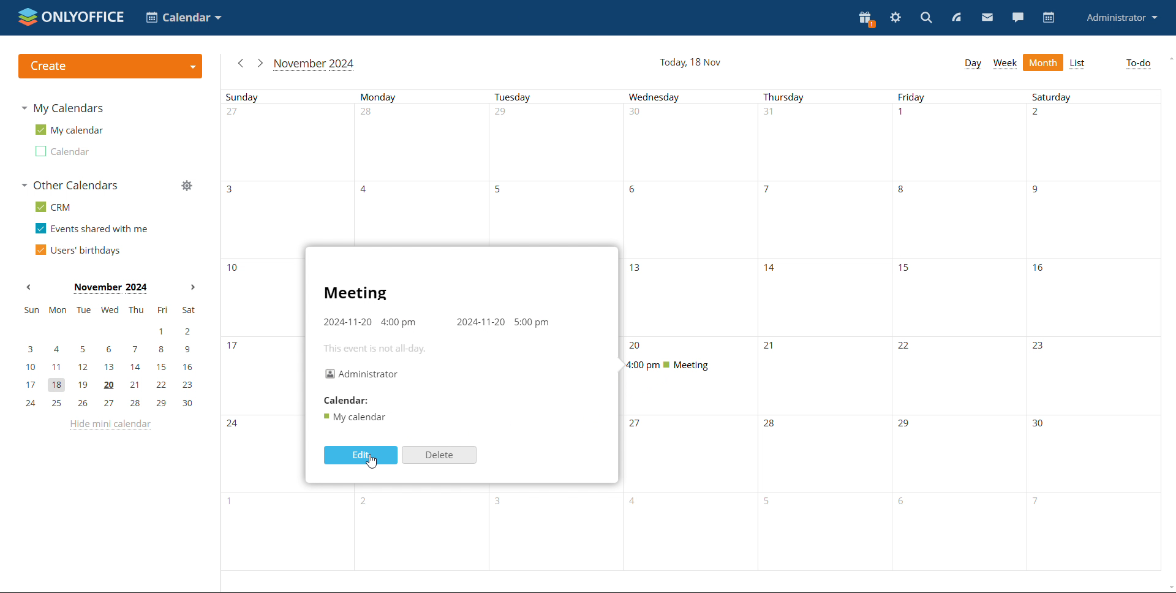 Image resolution: width=1176 pixels, height=593 pixels. Describe the element at coordinates (362, 374) in the screenshot. I see `organiser` at that location.